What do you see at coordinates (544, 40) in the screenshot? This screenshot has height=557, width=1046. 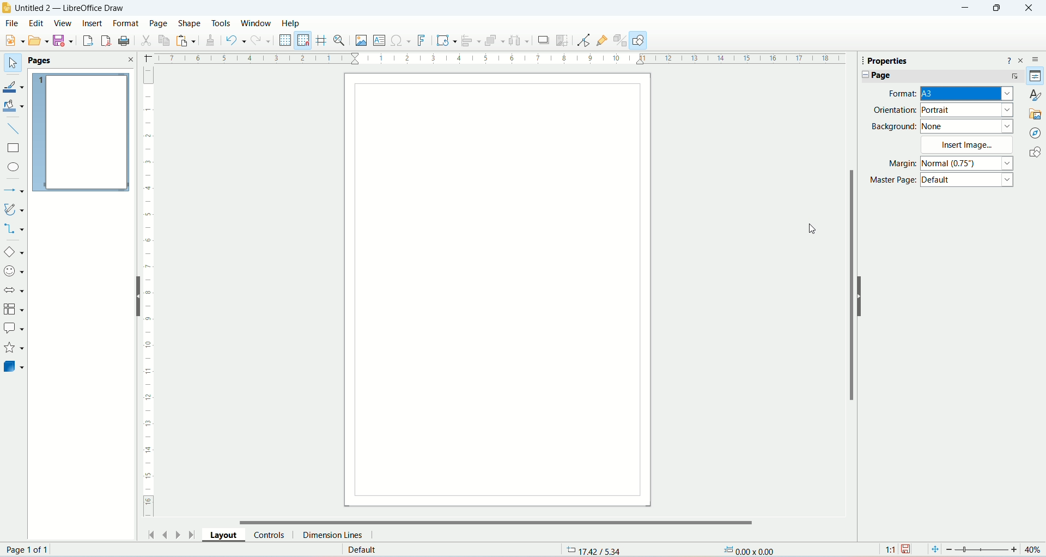 I see `crop images` at bounding box center [544, 40].